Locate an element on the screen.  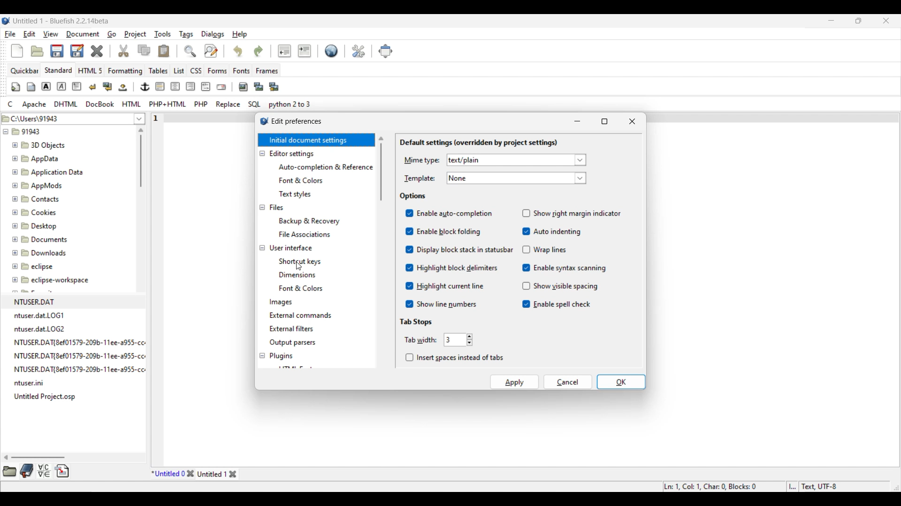
cursor is located at coordinates (300, 266).